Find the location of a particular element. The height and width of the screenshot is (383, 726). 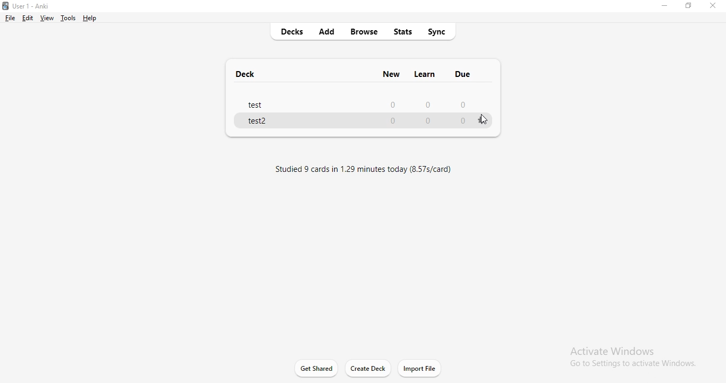

edit is located at coordinates (28, 19).